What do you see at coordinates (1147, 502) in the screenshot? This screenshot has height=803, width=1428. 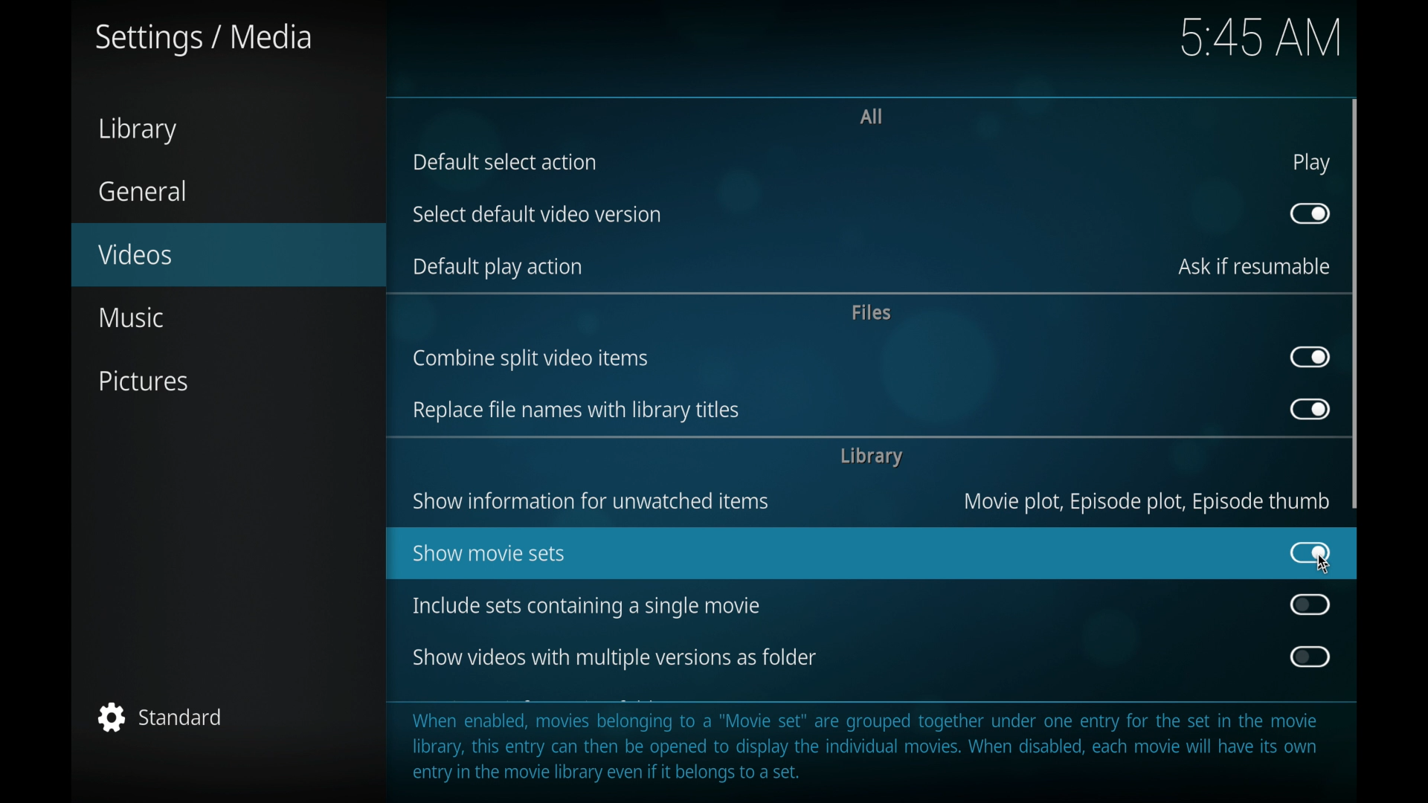 I see `movie plot` at bounding box center [1147, 502].